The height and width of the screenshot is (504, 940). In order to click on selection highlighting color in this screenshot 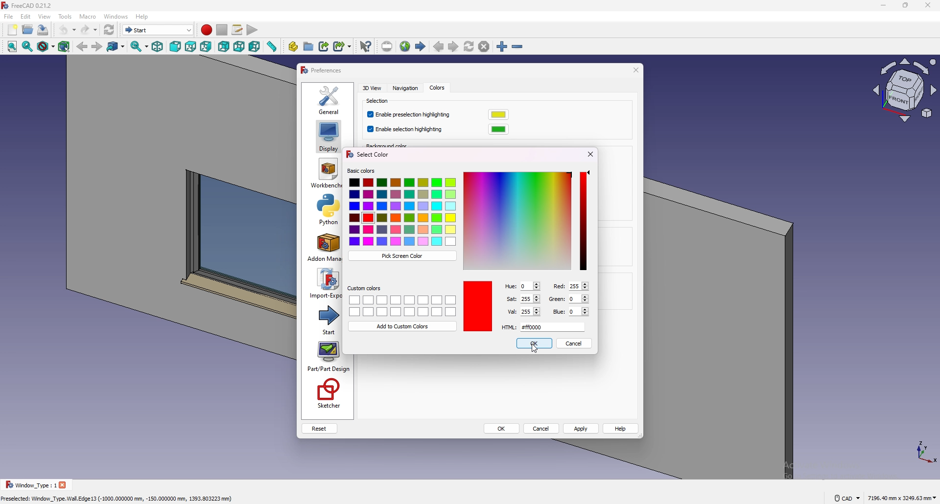, I will do `click(498, 129)`.